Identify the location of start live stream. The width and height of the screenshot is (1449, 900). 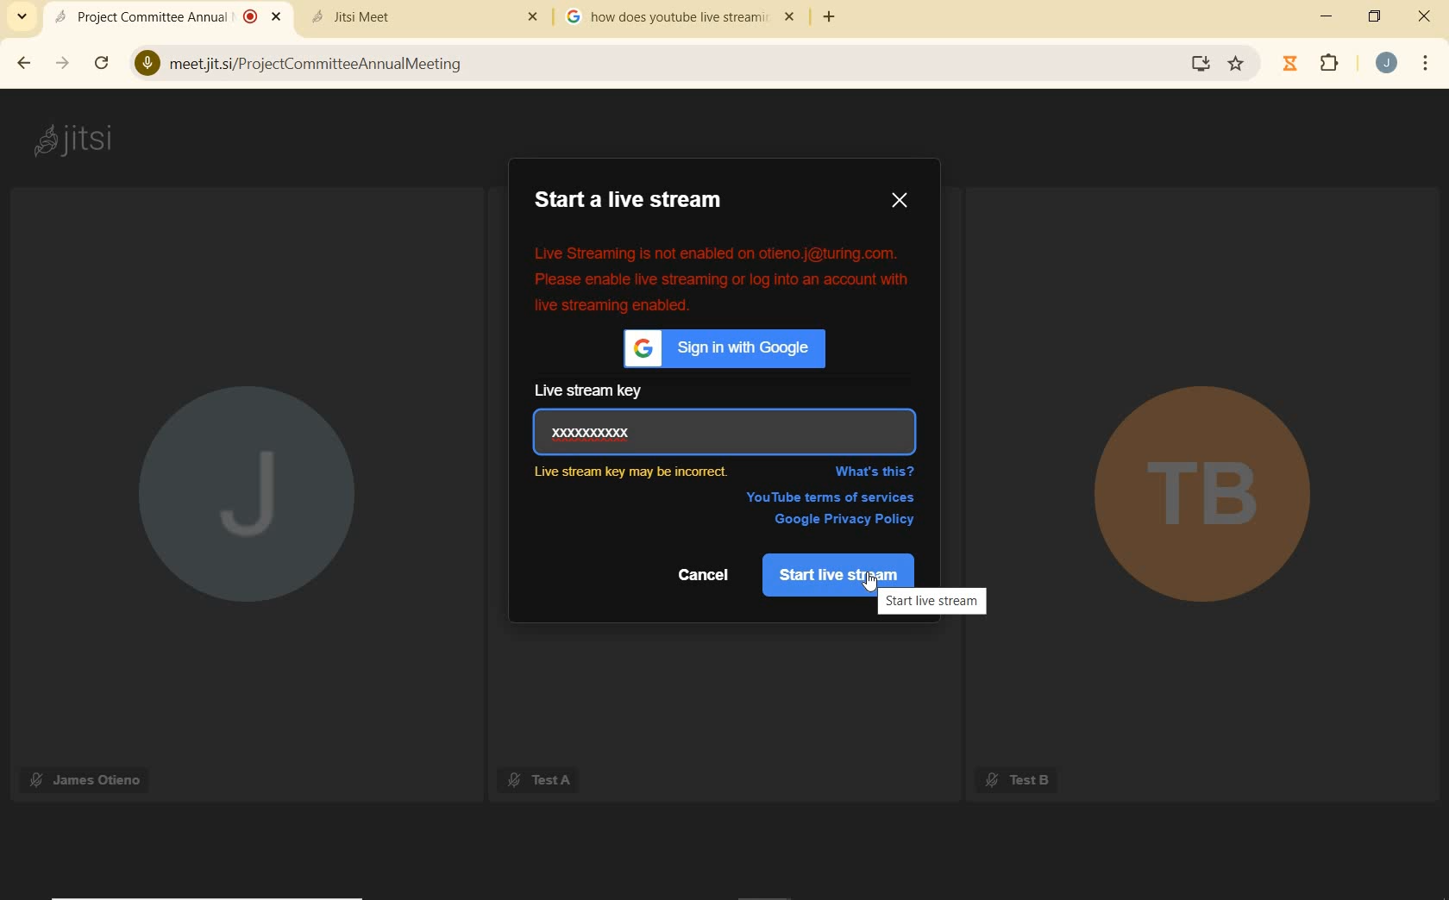
(932, 603).